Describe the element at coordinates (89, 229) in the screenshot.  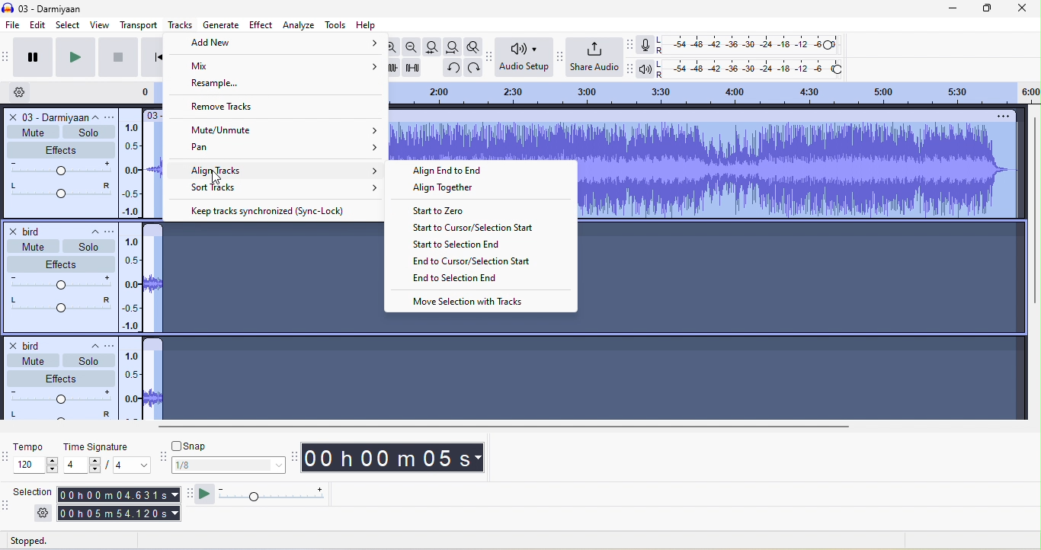
I see `collapse` at that location.